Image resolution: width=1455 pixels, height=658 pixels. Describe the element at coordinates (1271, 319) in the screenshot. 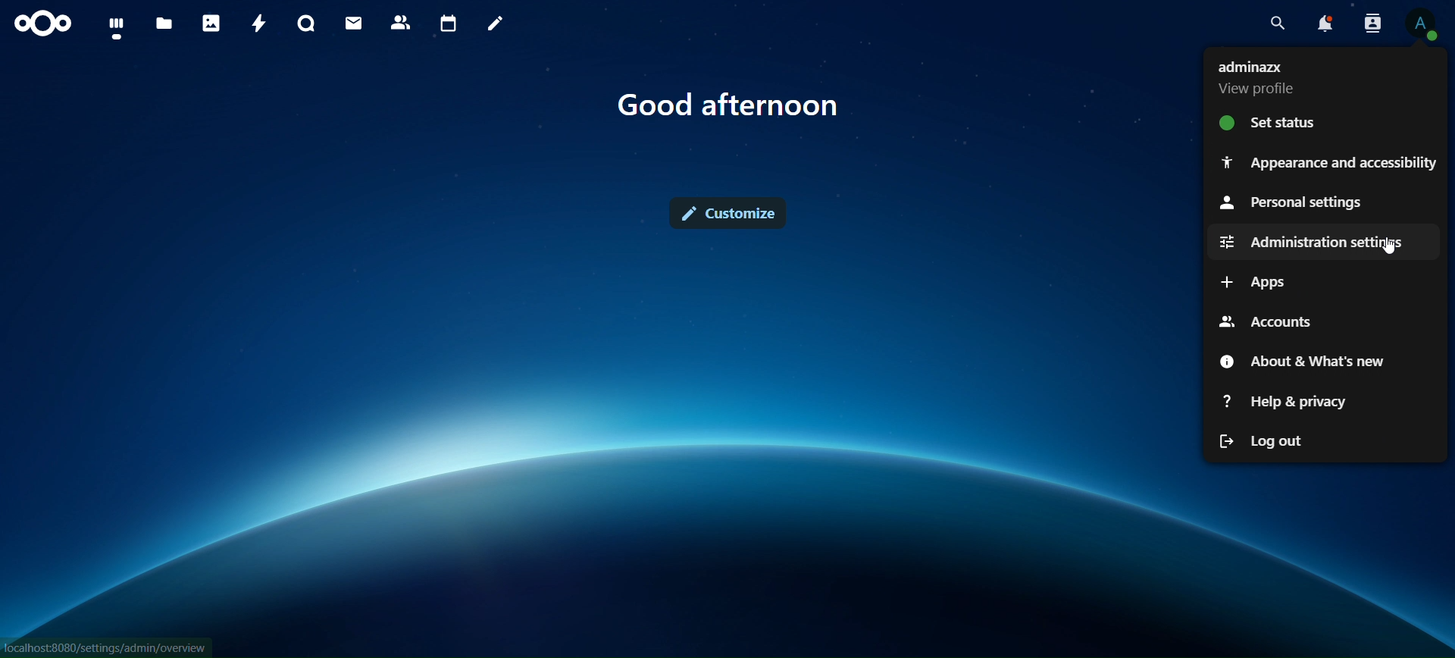

I see `accounts` at that location.